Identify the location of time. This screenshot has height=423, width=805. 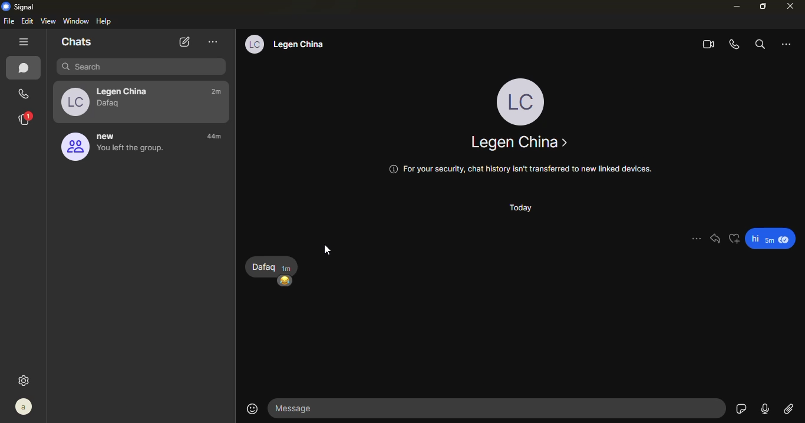
(220, 138).